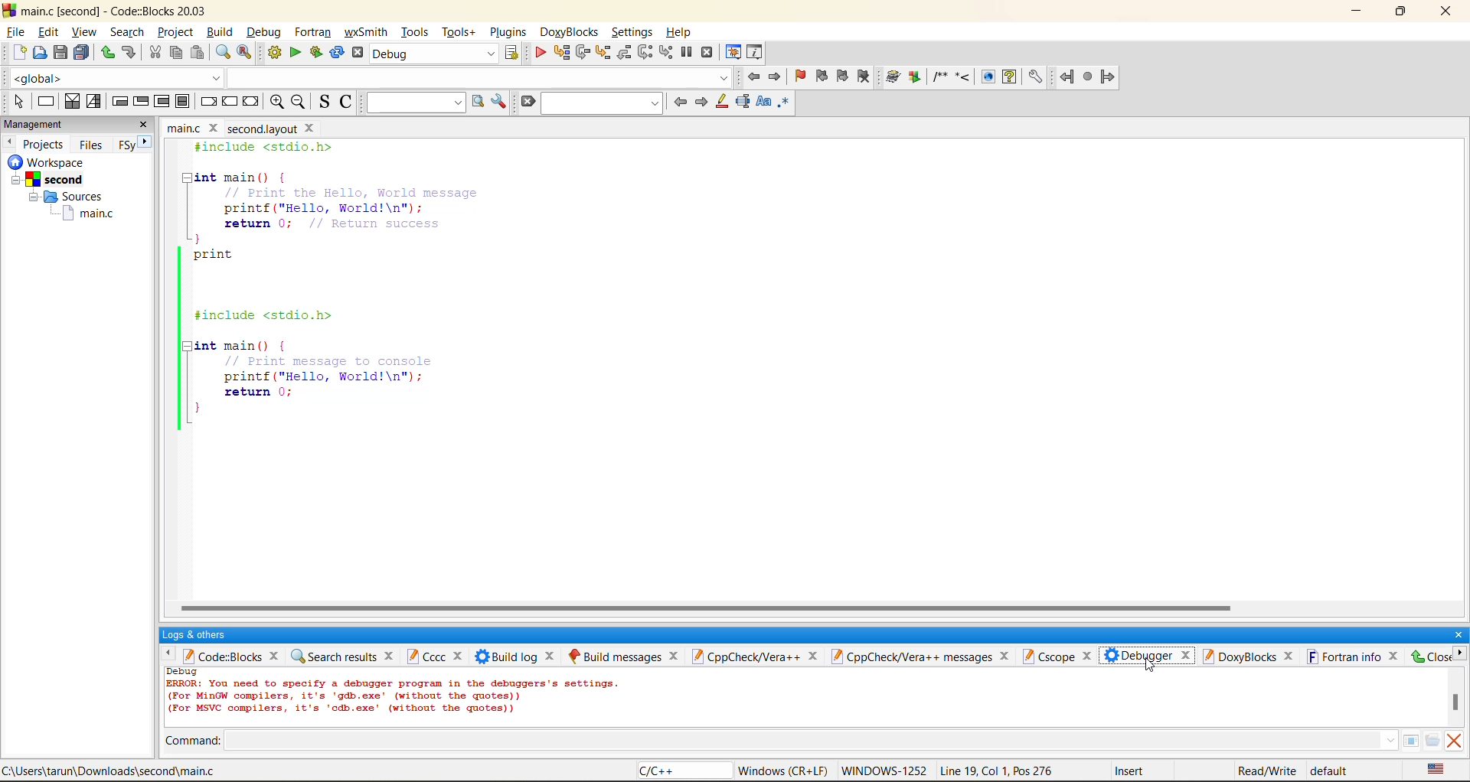 The height and width of the screenshot is (782, 1470). I want to click on toggle source, so click(324, 101).